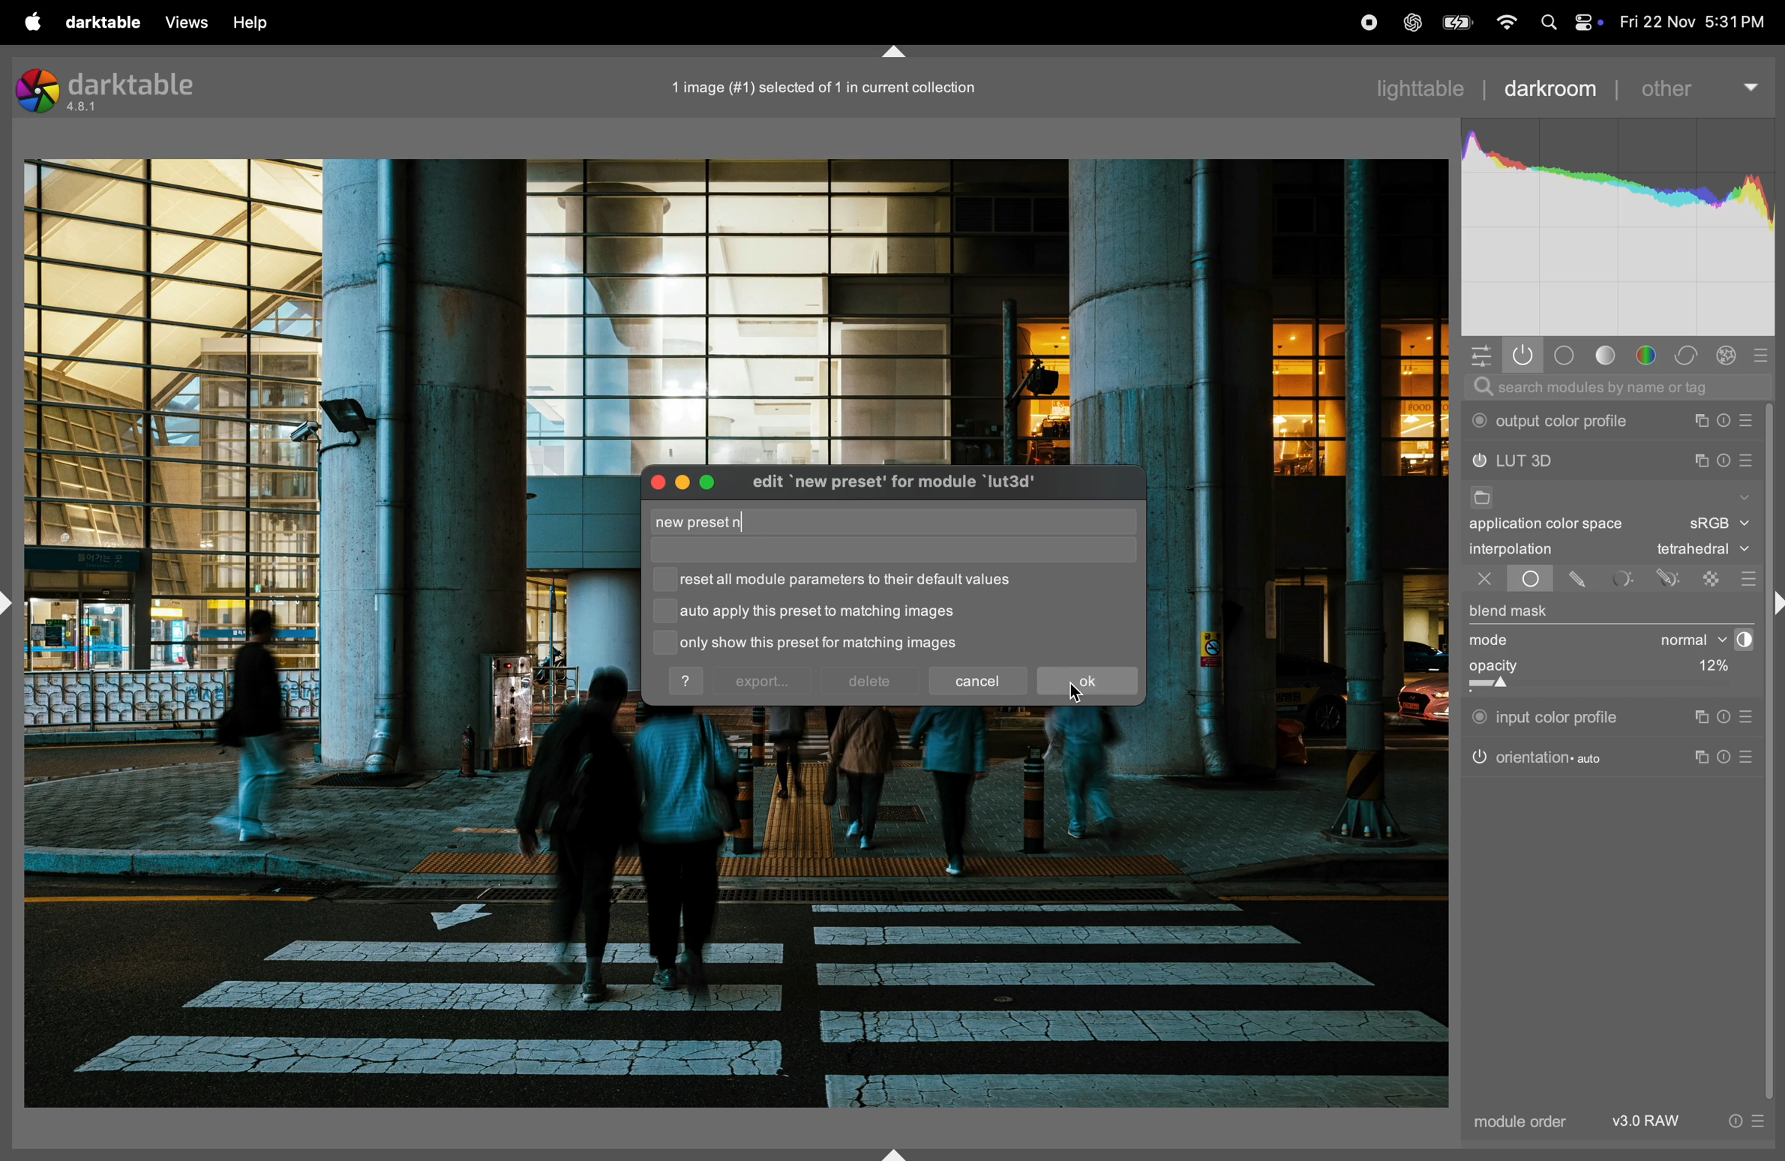 Image resolution: width=1785 pixels, height=1161 pixels. What do you see at coordinates (762, 682) in the screenshot?
I see `export` at bounding box center [762, 682].